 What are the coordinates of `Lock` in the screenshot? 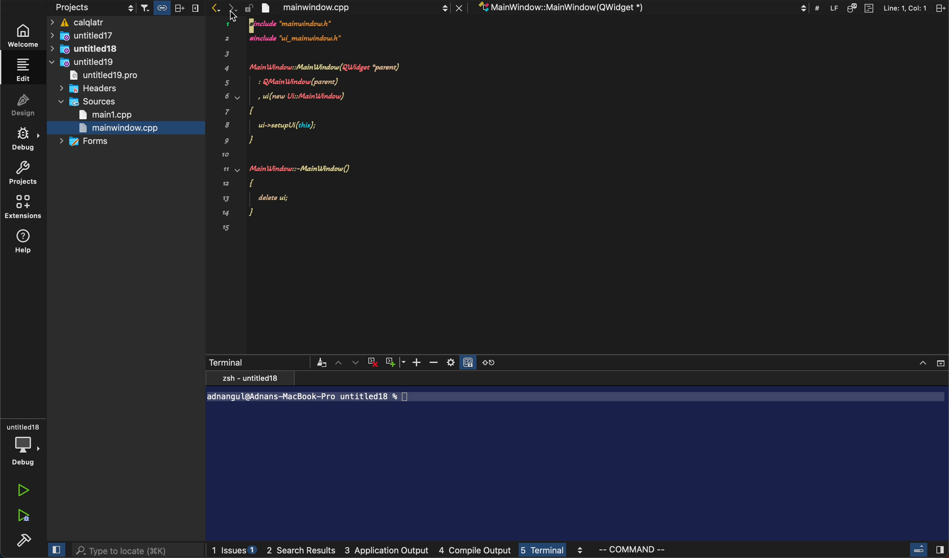 It's located at (468, 361).